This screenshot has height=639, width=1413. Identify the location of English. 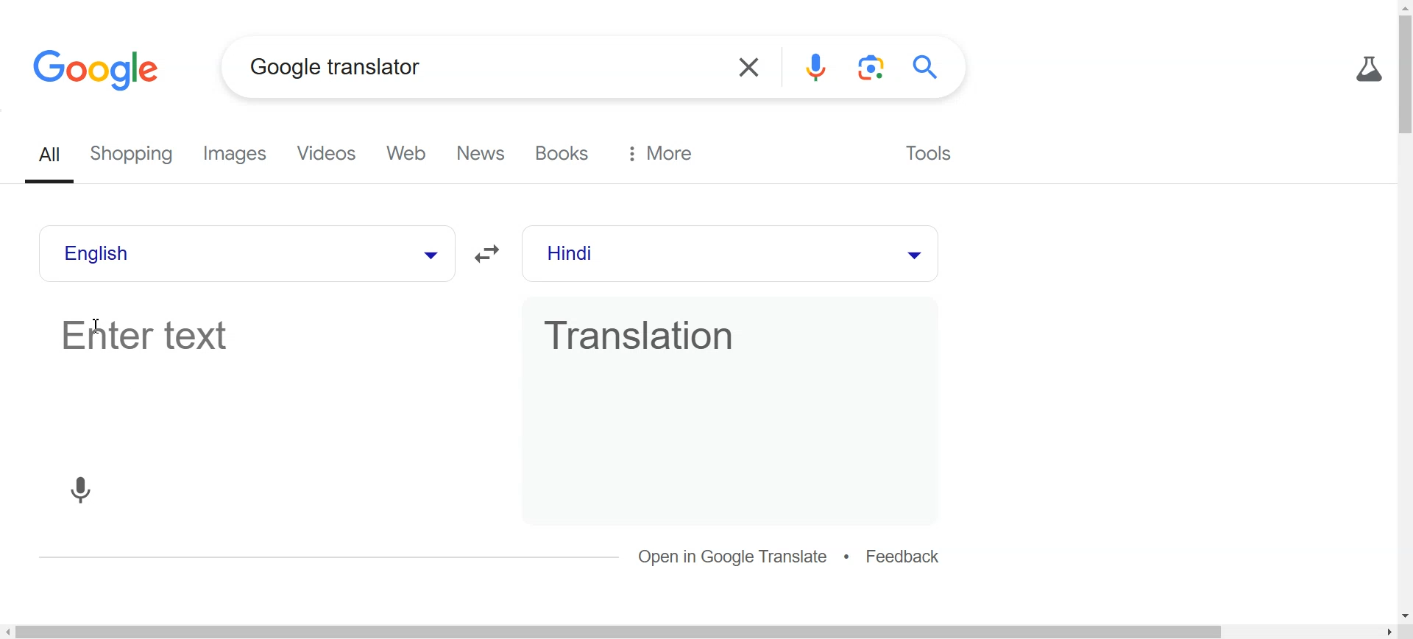
(211, 253).